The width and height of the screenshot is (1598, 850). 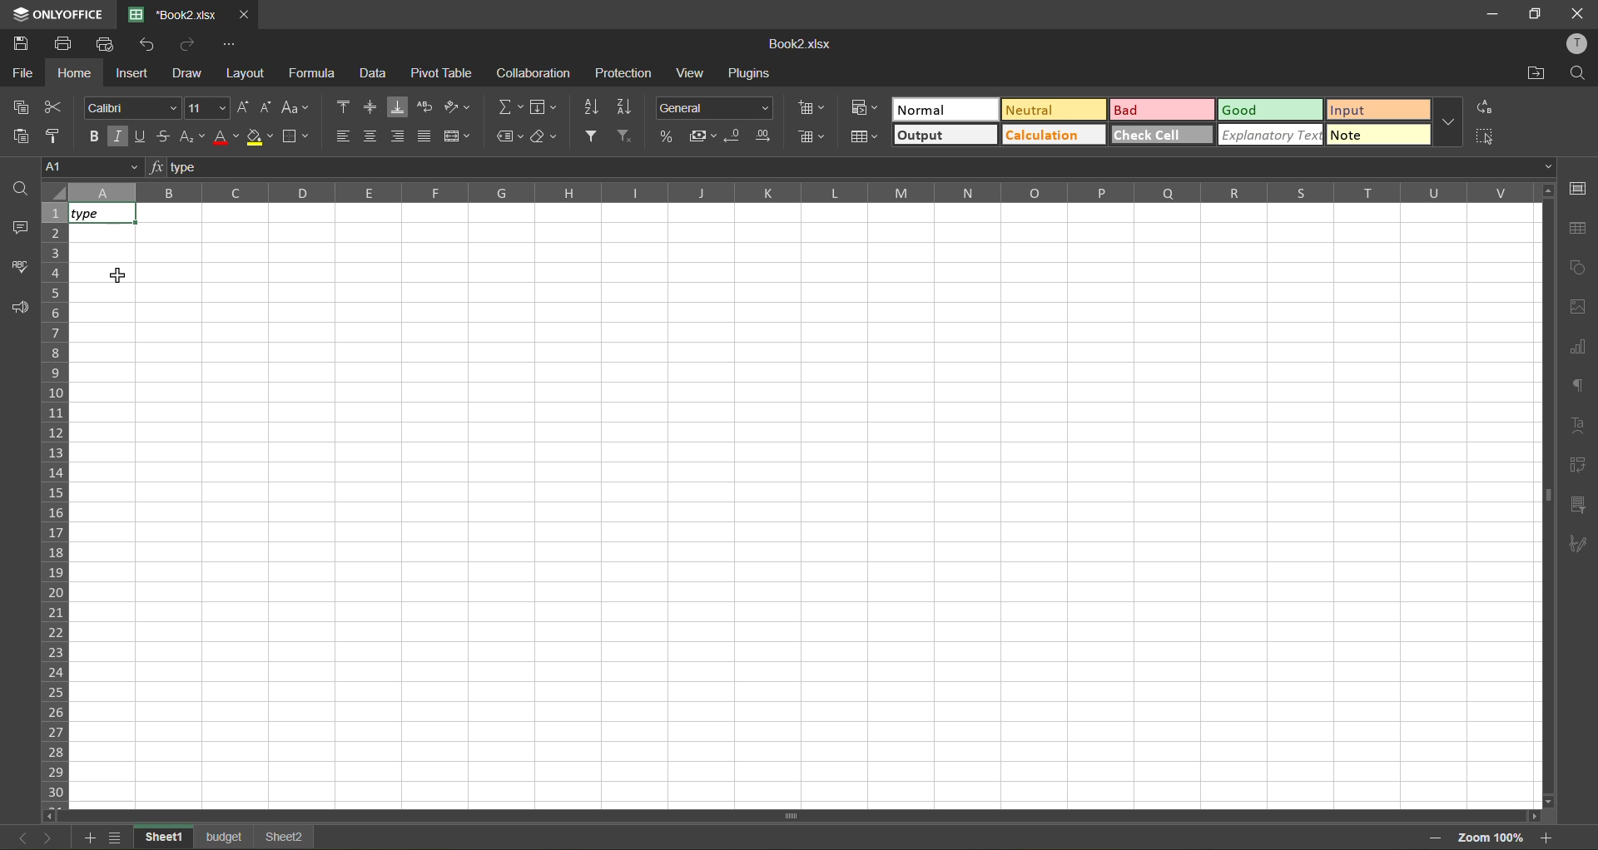 What do you see at coordinates (24, 44) in the screenshot?
I see `save` at bounding box center [24, 44].